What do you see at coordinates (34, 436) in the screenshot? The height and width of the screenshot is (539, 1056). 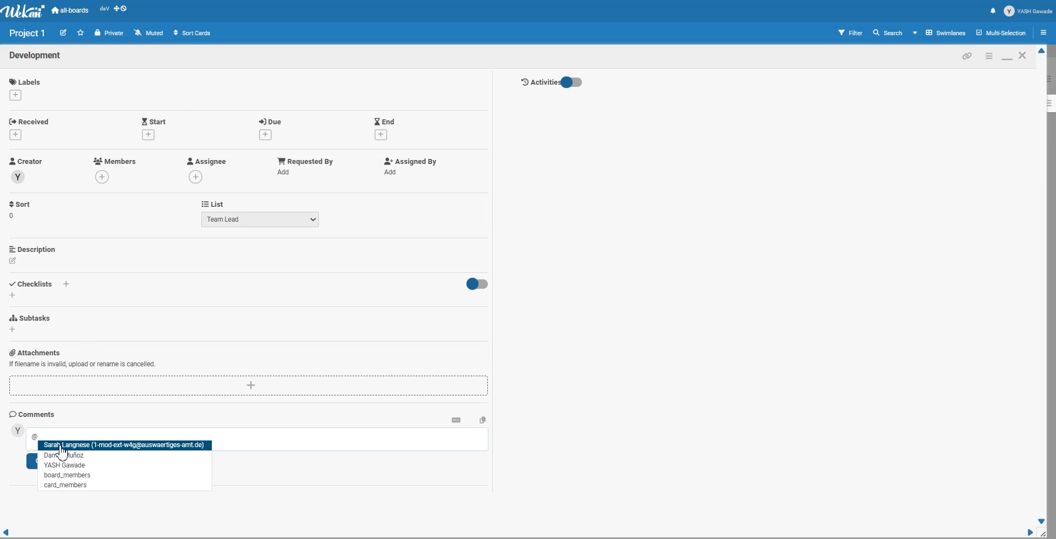 I see `@` at bounding box center [34, 436].